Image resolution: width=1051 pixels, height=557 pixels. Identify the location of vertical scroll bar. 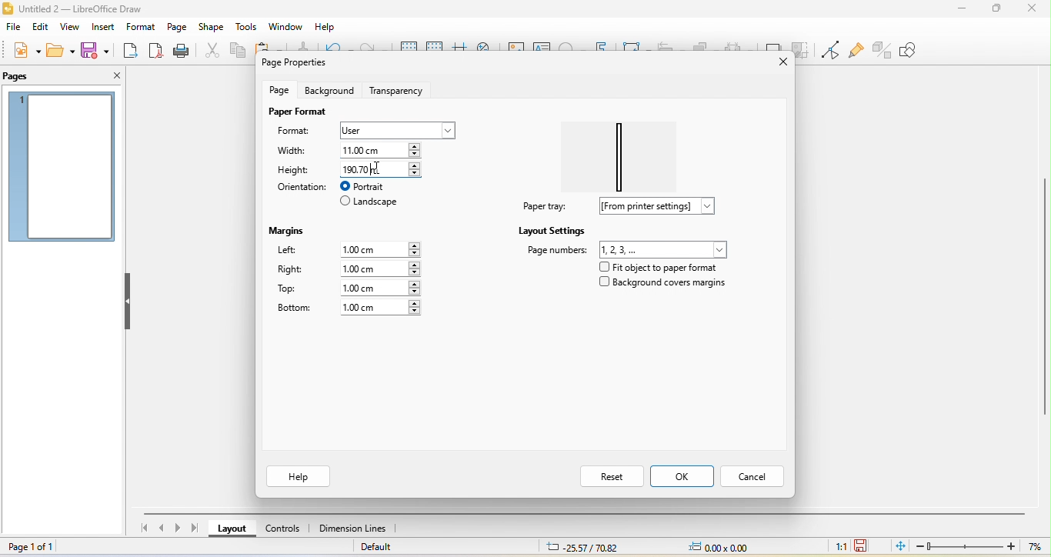
(1044, 292).